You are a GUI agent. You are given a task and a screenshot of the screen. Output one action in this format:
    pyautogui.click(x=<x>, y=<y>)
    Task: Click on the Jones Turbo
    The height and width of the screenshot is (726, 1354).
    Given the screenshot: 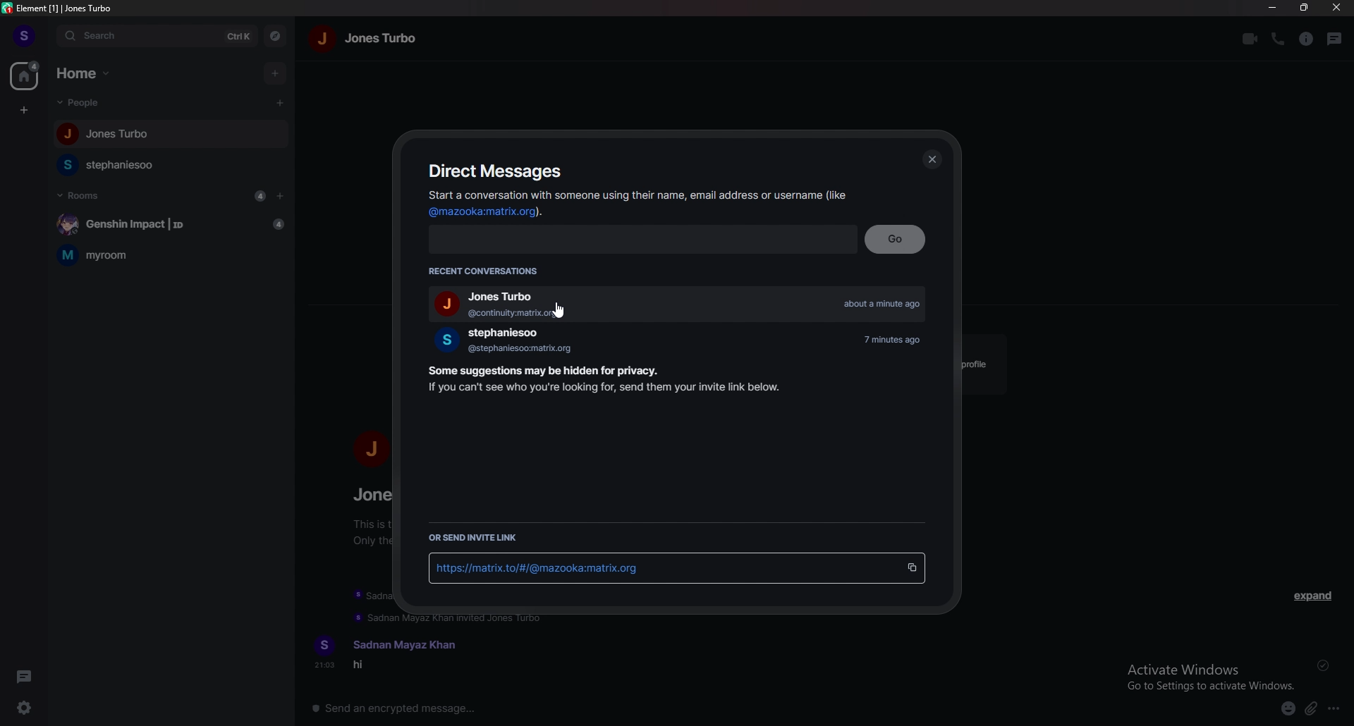 What is the action you would take?
    pyautogui.click(x=104, y=136)
    